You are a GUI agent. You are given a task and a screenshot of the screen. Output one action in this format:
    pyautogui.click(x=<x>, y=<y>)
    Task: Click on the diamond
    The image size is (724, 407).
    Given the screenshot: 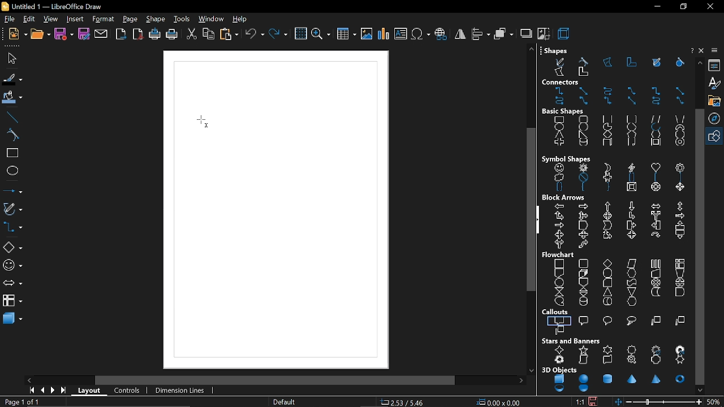 What is the action you would take?
    pyautogui.click(x=609, y=135)
    